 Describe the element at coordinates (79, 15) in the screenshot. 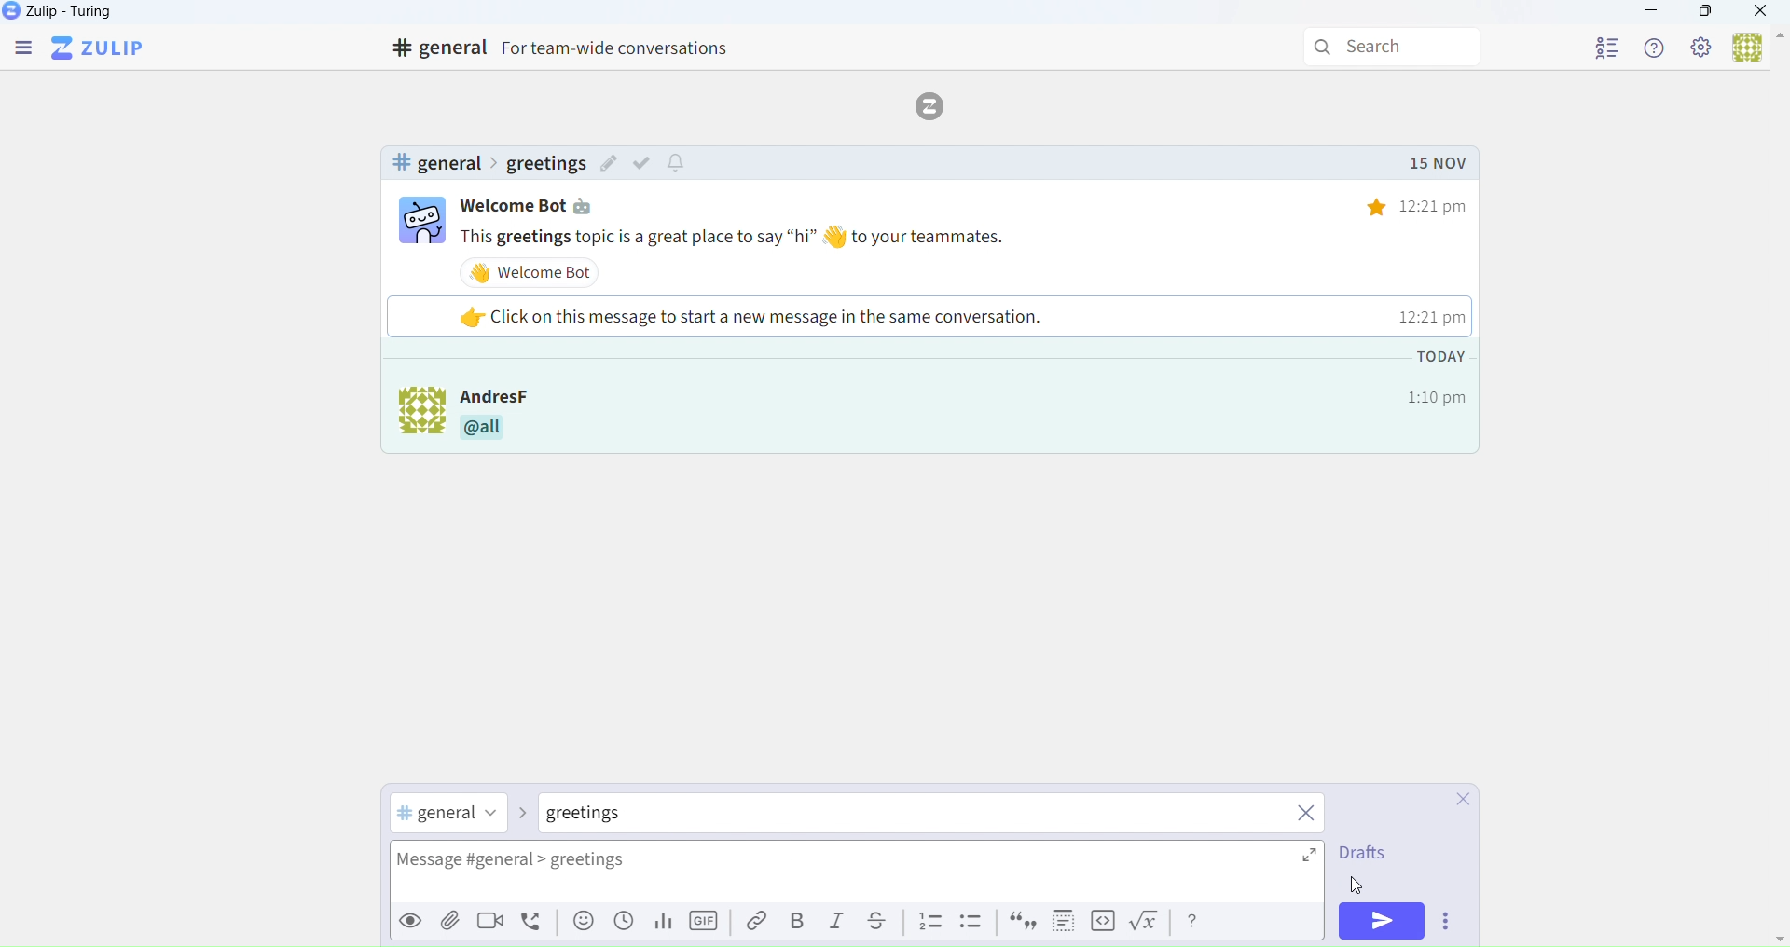

I see `Zulip` at that location.